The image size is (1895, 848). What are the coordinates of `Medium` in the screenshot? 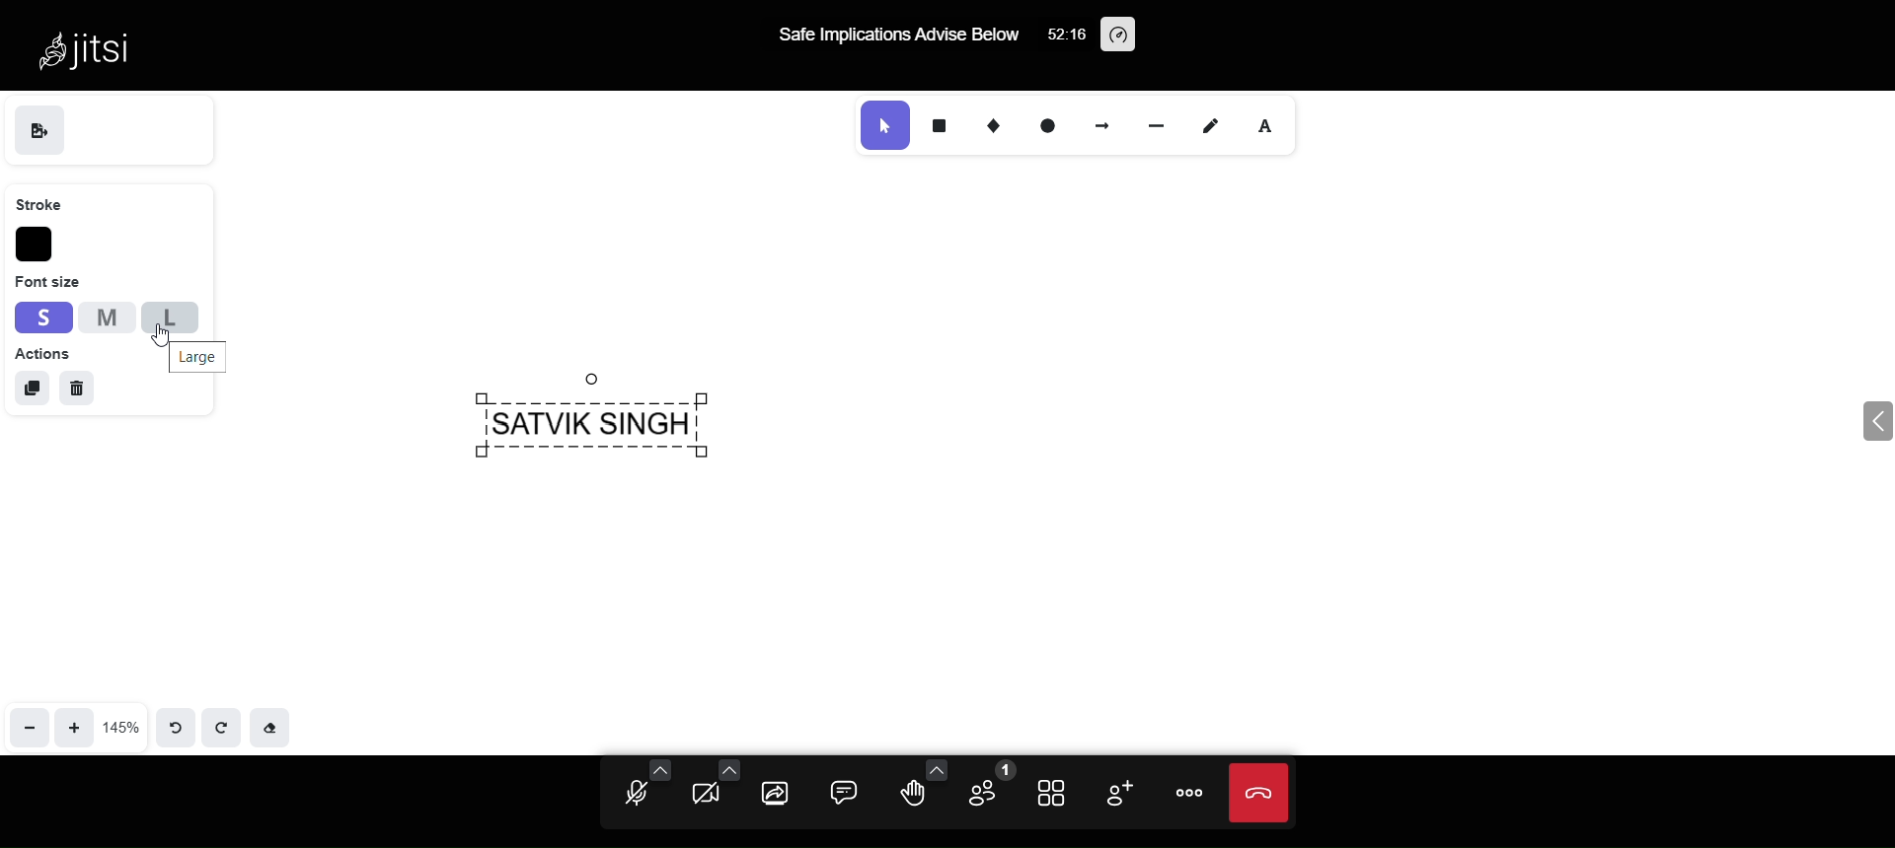 It's located at (106, 316).